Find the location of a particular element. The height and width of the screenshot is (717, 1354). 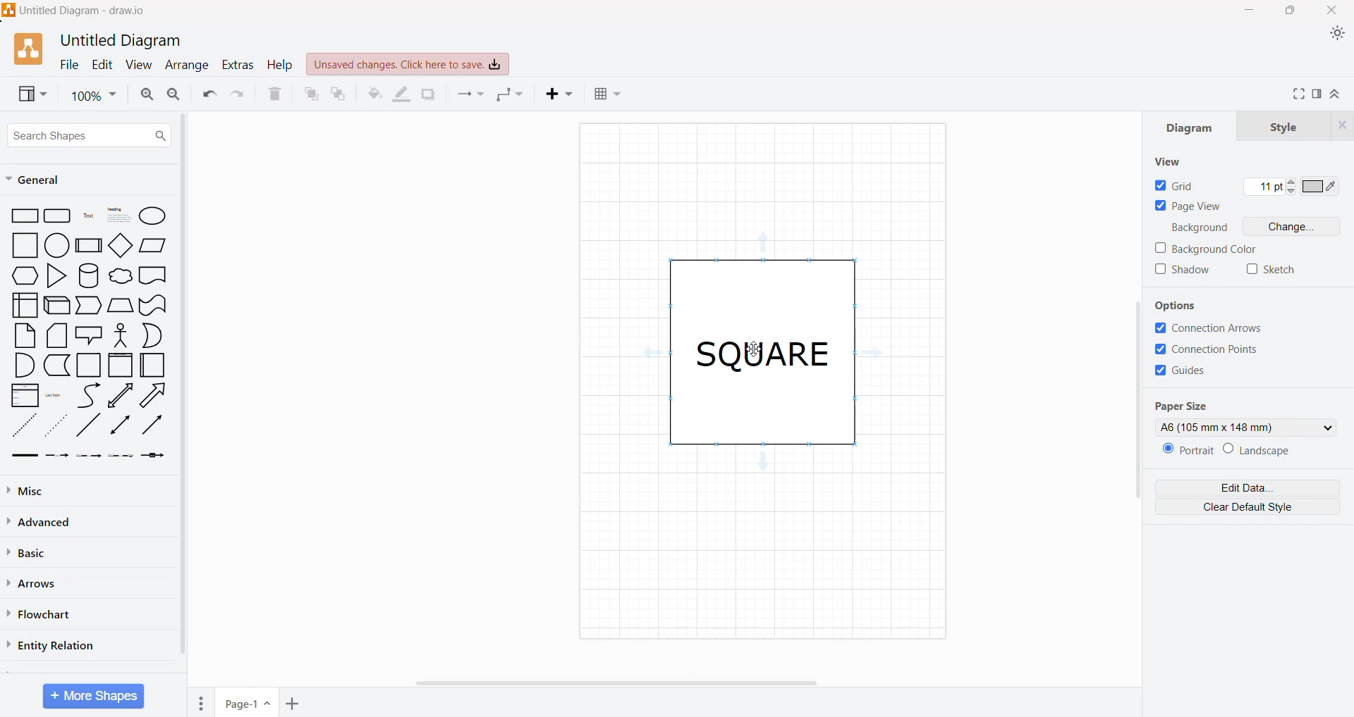

Clear Default Style is located at coordinates (1249, 506).